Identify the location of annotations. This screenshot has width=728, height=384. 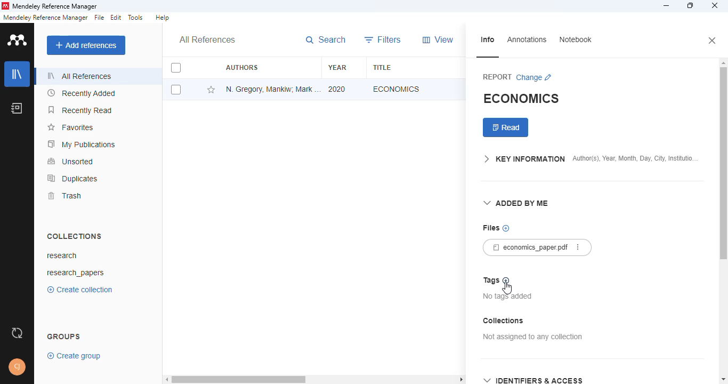
(527, 40).